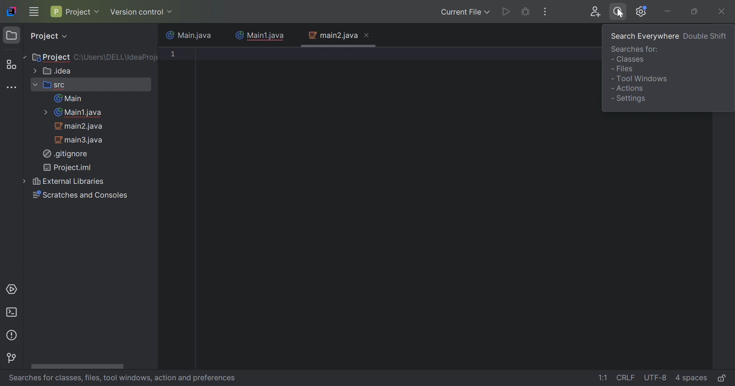  What do you see at coordinates (691, 378) in the screenshot?
I see `4 spaces` at bounding box center [691, 378].